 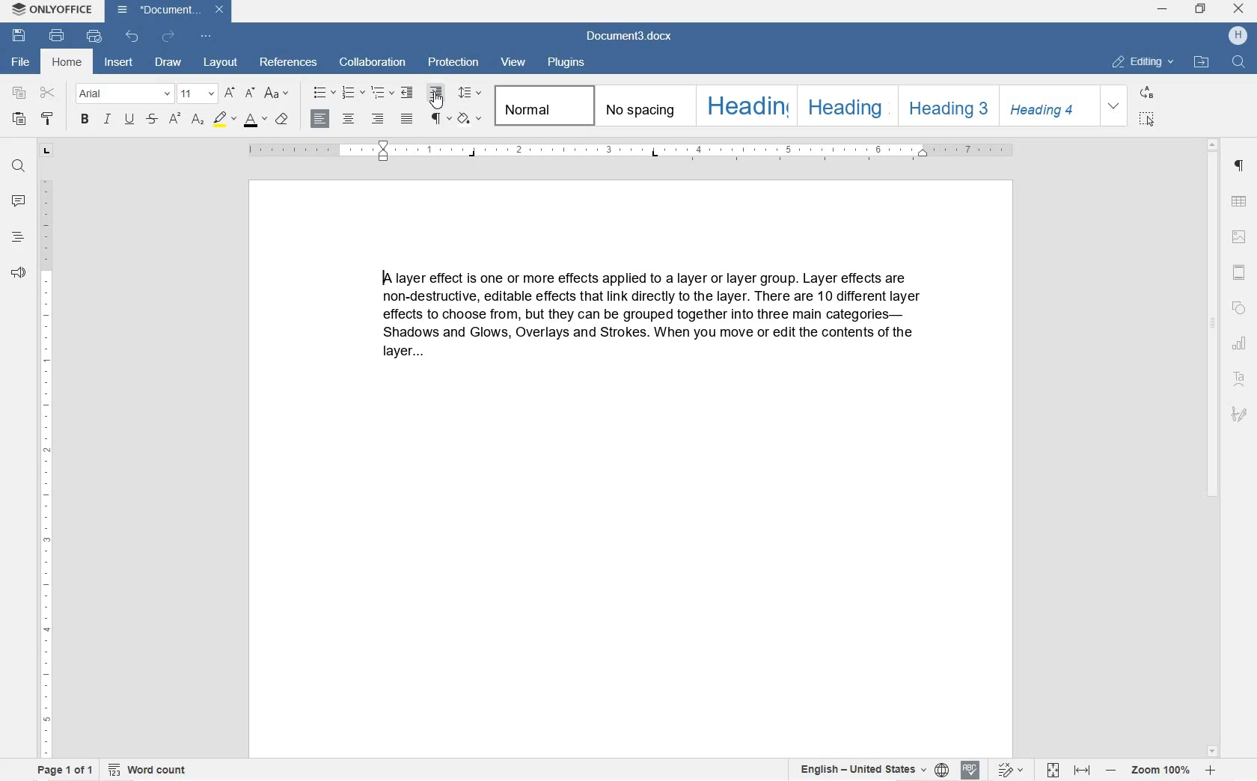 What do you see at coordinates (377, 120) in the screenshot?
I see `RIGHT ALIGNMENT` at bounding box center [377, 120].